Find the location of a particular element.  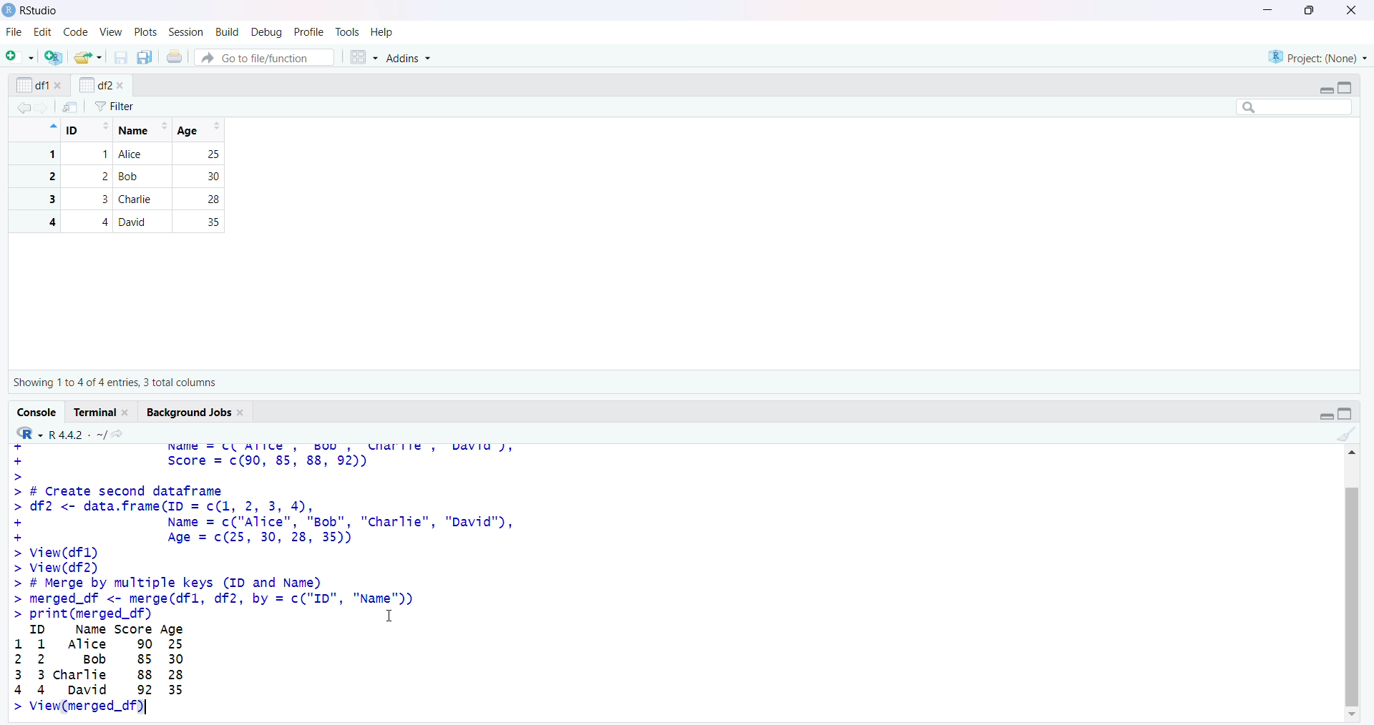

R 4.4.2  ~/ is located at coordinates (77, 435).